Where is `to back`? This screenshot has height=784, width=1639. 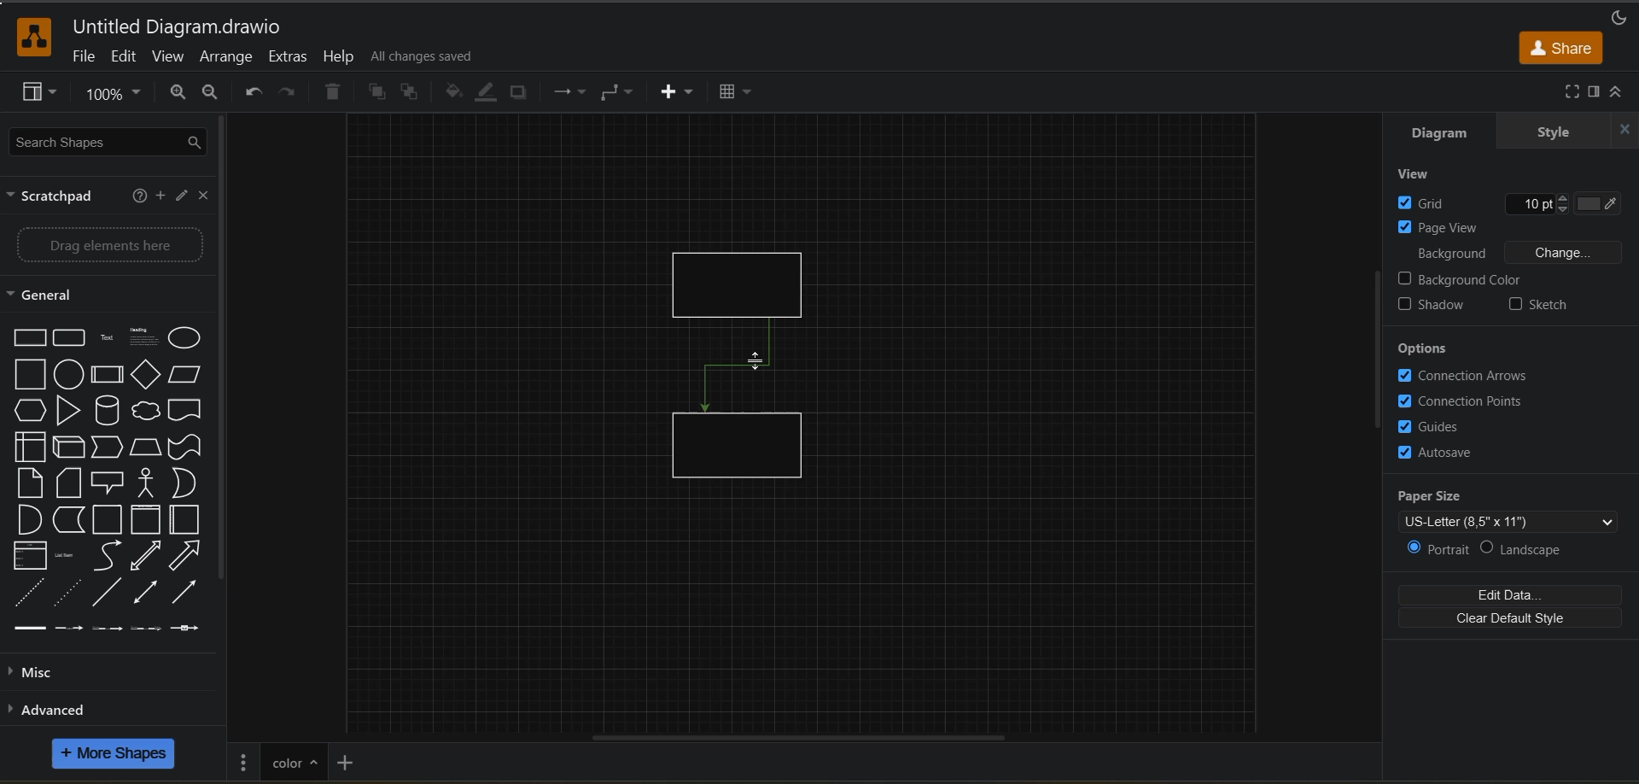
to back is located at coordinates (413, 94).